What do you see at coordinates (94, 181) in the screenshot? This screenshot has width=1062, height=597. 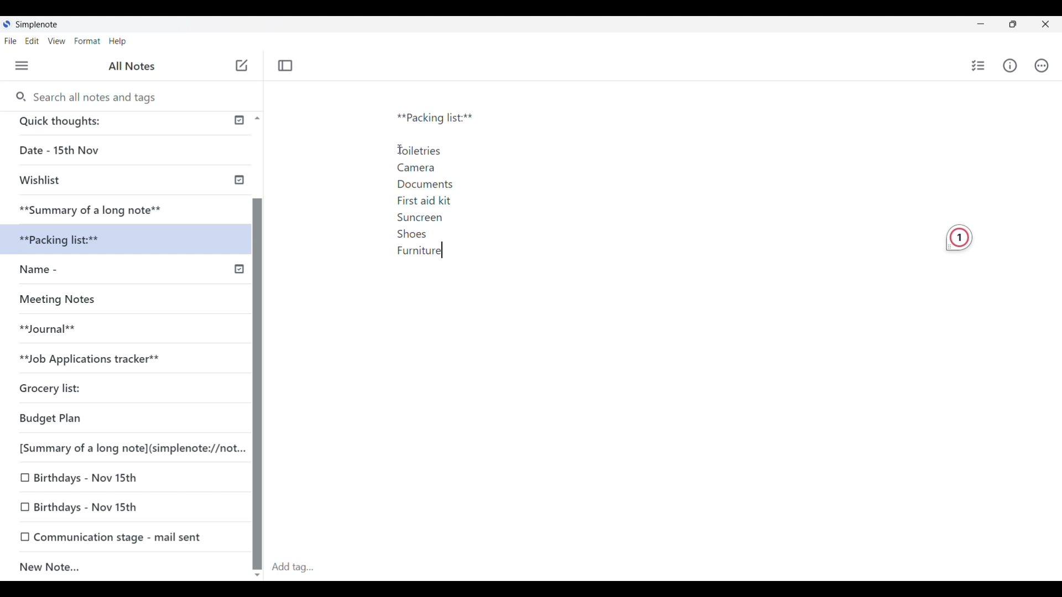 I see `Wishlist` at bounding box center [94, 181].